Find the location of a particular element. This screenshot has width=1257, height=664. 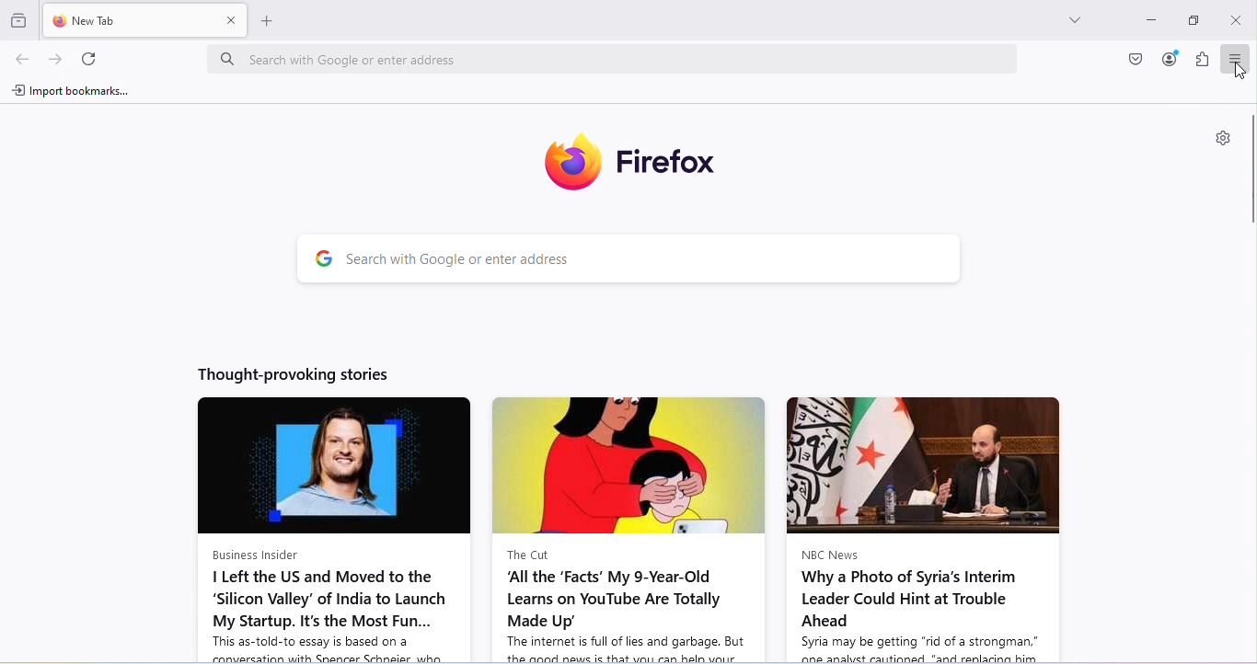

Go back one page is located at coordinates (20, 61).